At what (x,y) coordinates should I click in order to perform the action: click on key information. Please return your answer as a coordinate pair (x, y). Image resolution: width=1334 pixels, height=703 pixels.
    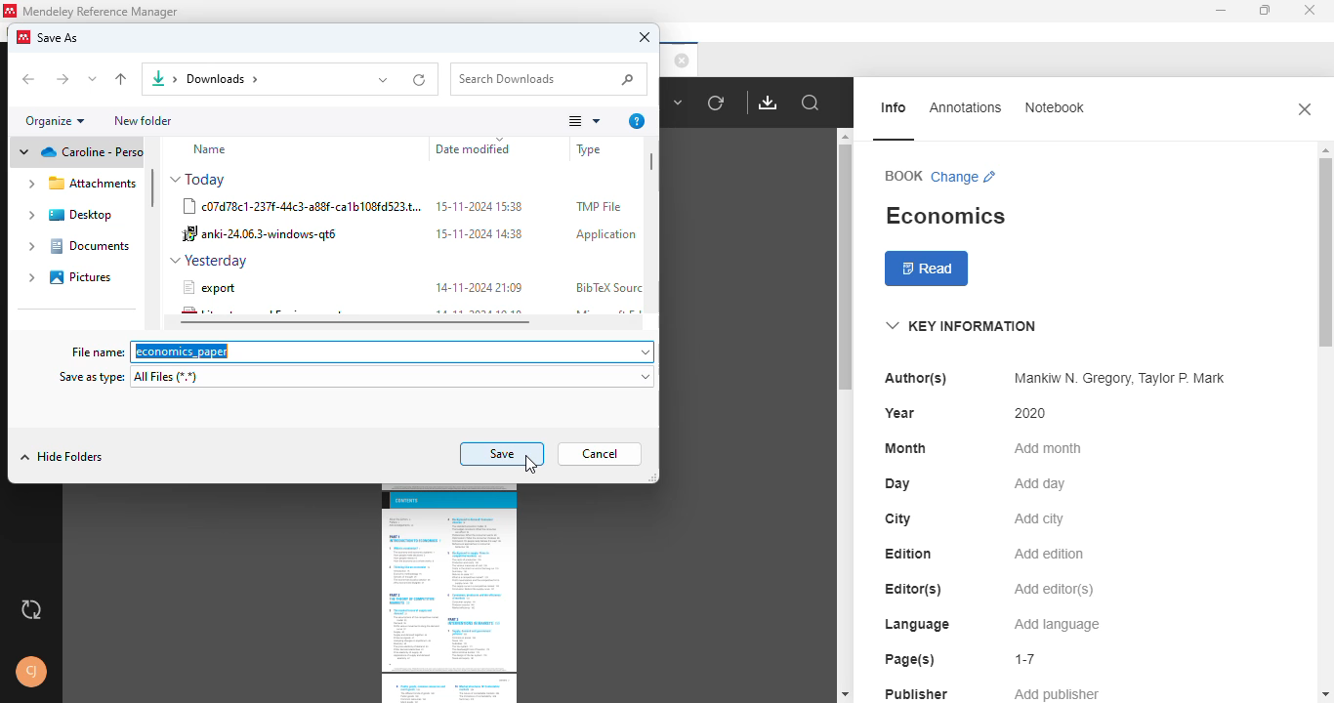
    Looking at the image, I should click on (960, 326).